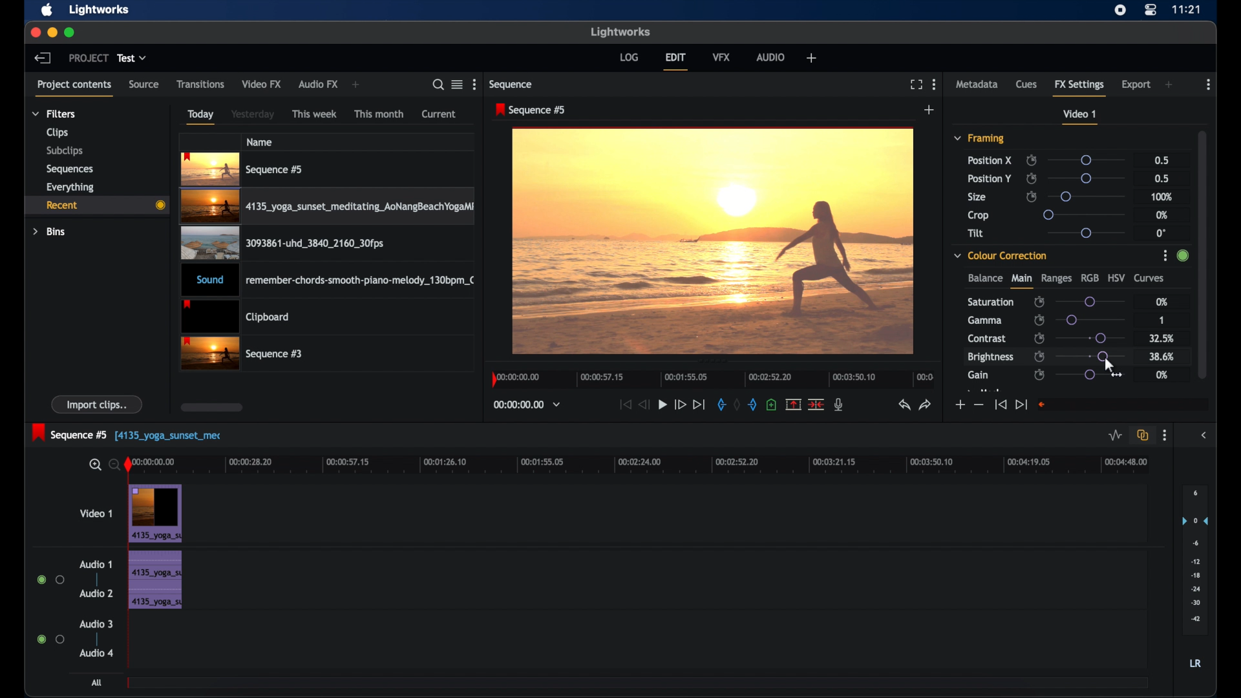 The height and width of the screenshot is (698, 1241). What do you see at coordinates (156, 514) in the screenshot?
I see `video clip` at bounding box center [156, 514].